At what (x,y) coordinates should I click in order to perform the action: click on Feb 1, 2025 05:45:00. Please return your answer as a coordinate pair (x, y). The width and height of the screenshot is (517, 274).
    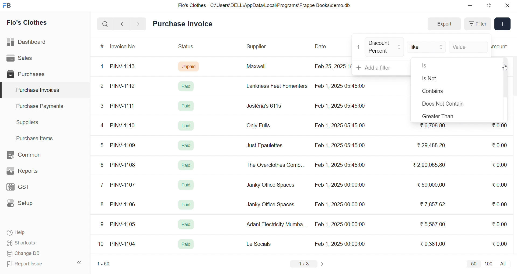
    Looking at the image, I should click on (341, 126).